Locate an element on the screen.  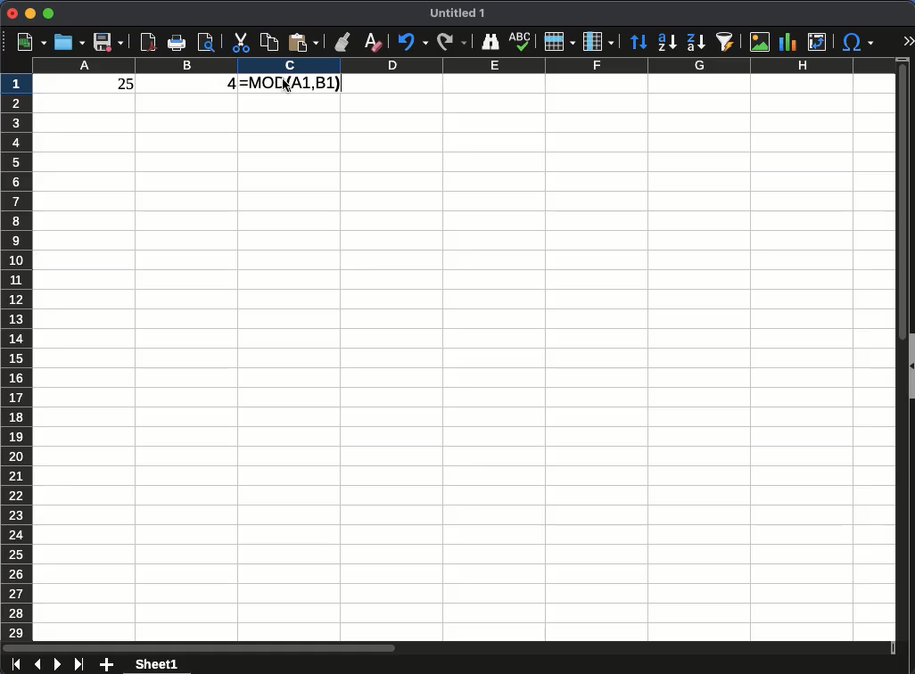
image is located at coordinates (760, 43).